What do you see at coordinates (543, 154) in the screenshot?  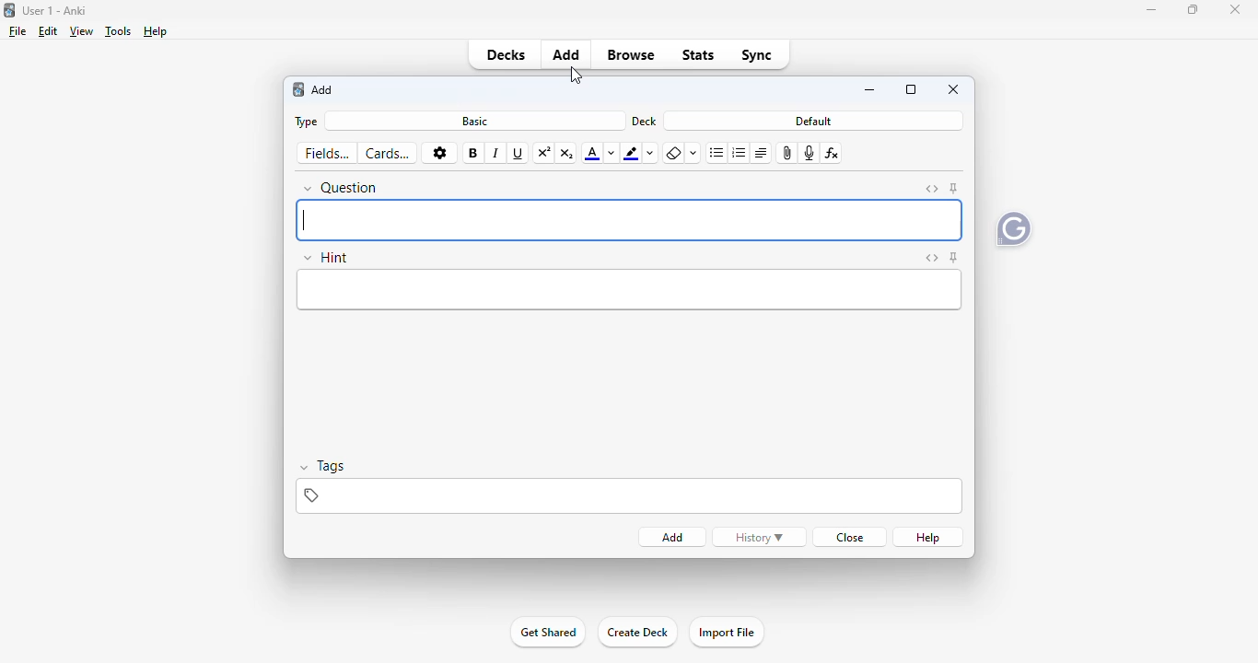 I see `superscript` at bounding box center [543, 154].